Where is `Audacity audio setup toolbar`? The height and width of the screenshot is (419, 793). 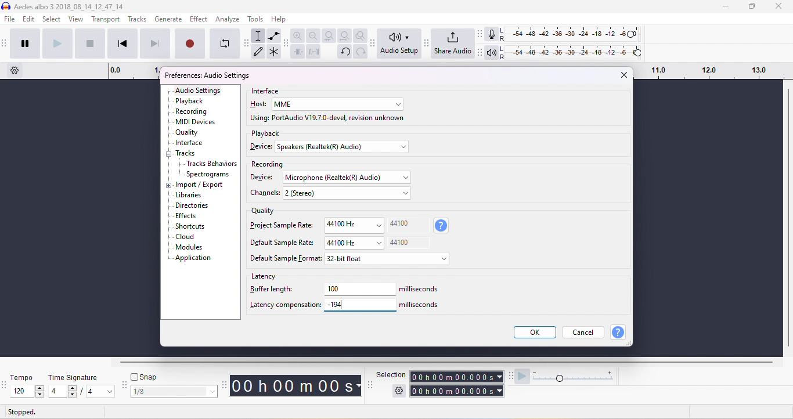
Audacity audio setup toolbar is located at coordinates (373, 44).